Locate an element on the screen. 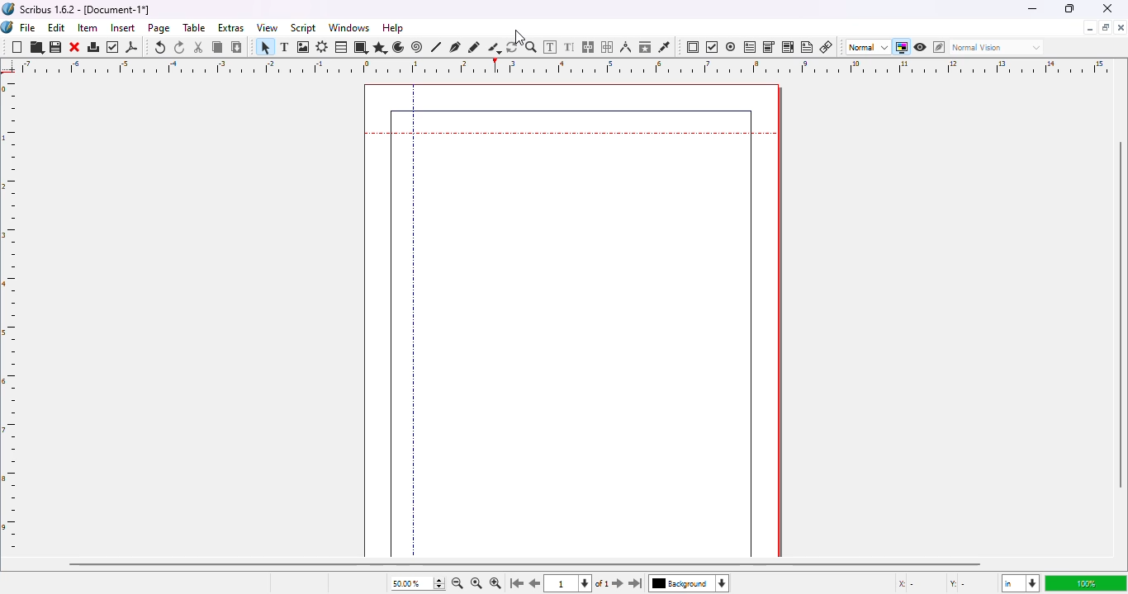 This screenshot has height=594, width=1128. export as PDF is located at coordinates (132, 47).